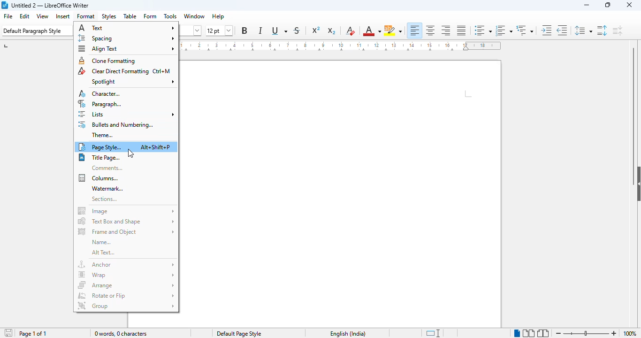 This screenshot has height=338, width=641. I want to click on increase indent, so click(547, 31).